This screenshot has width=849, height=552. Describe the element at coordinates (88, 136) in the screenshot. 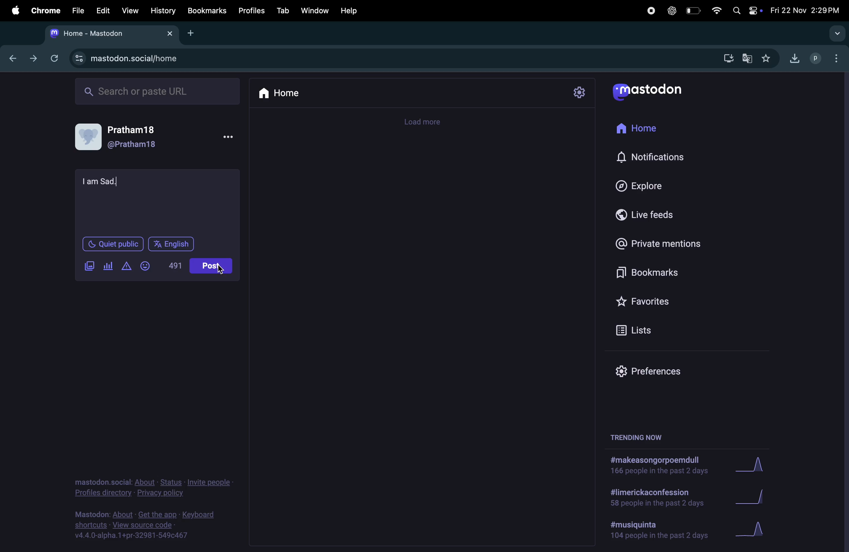

I see `display picture` at that location.